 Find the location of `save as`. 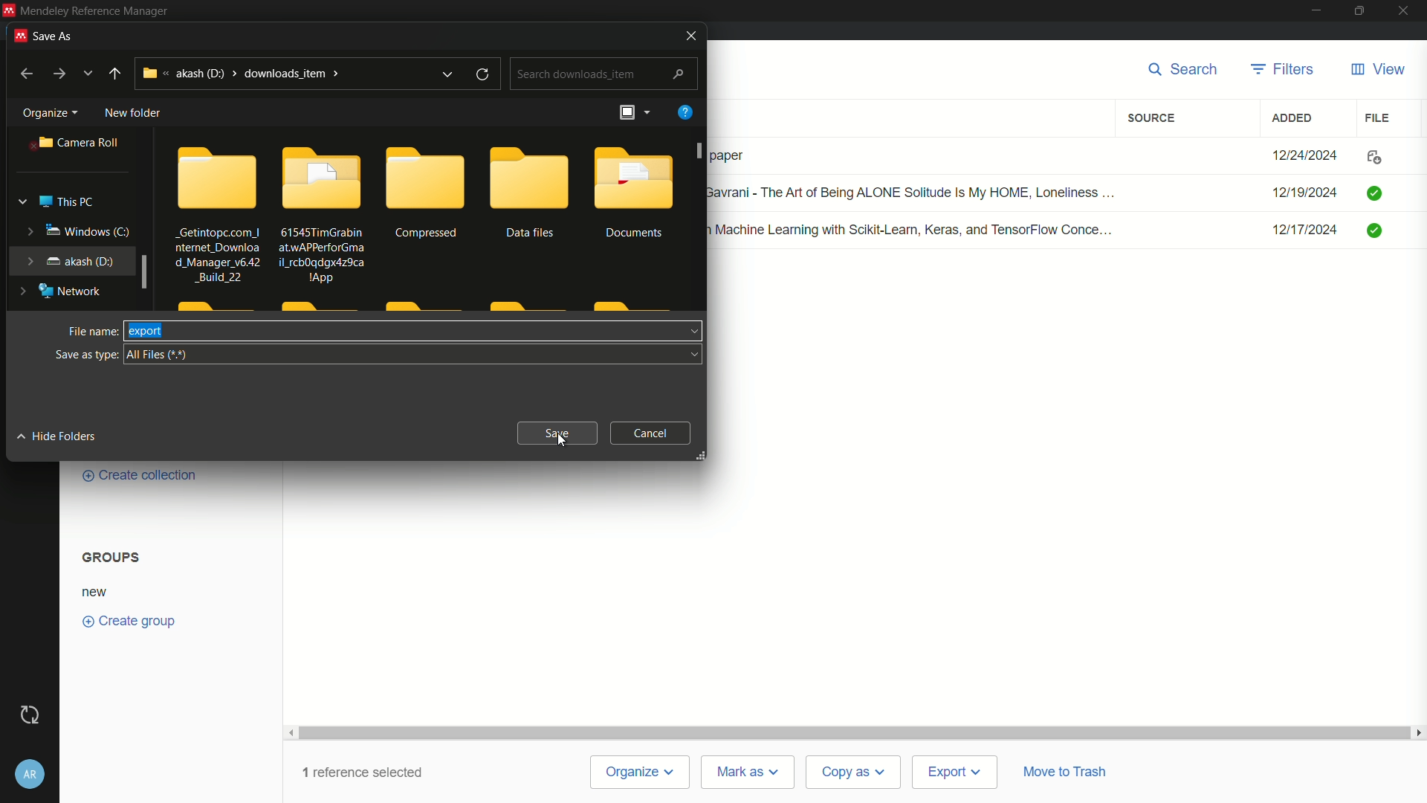

save as is located at coordinates (56, 37).